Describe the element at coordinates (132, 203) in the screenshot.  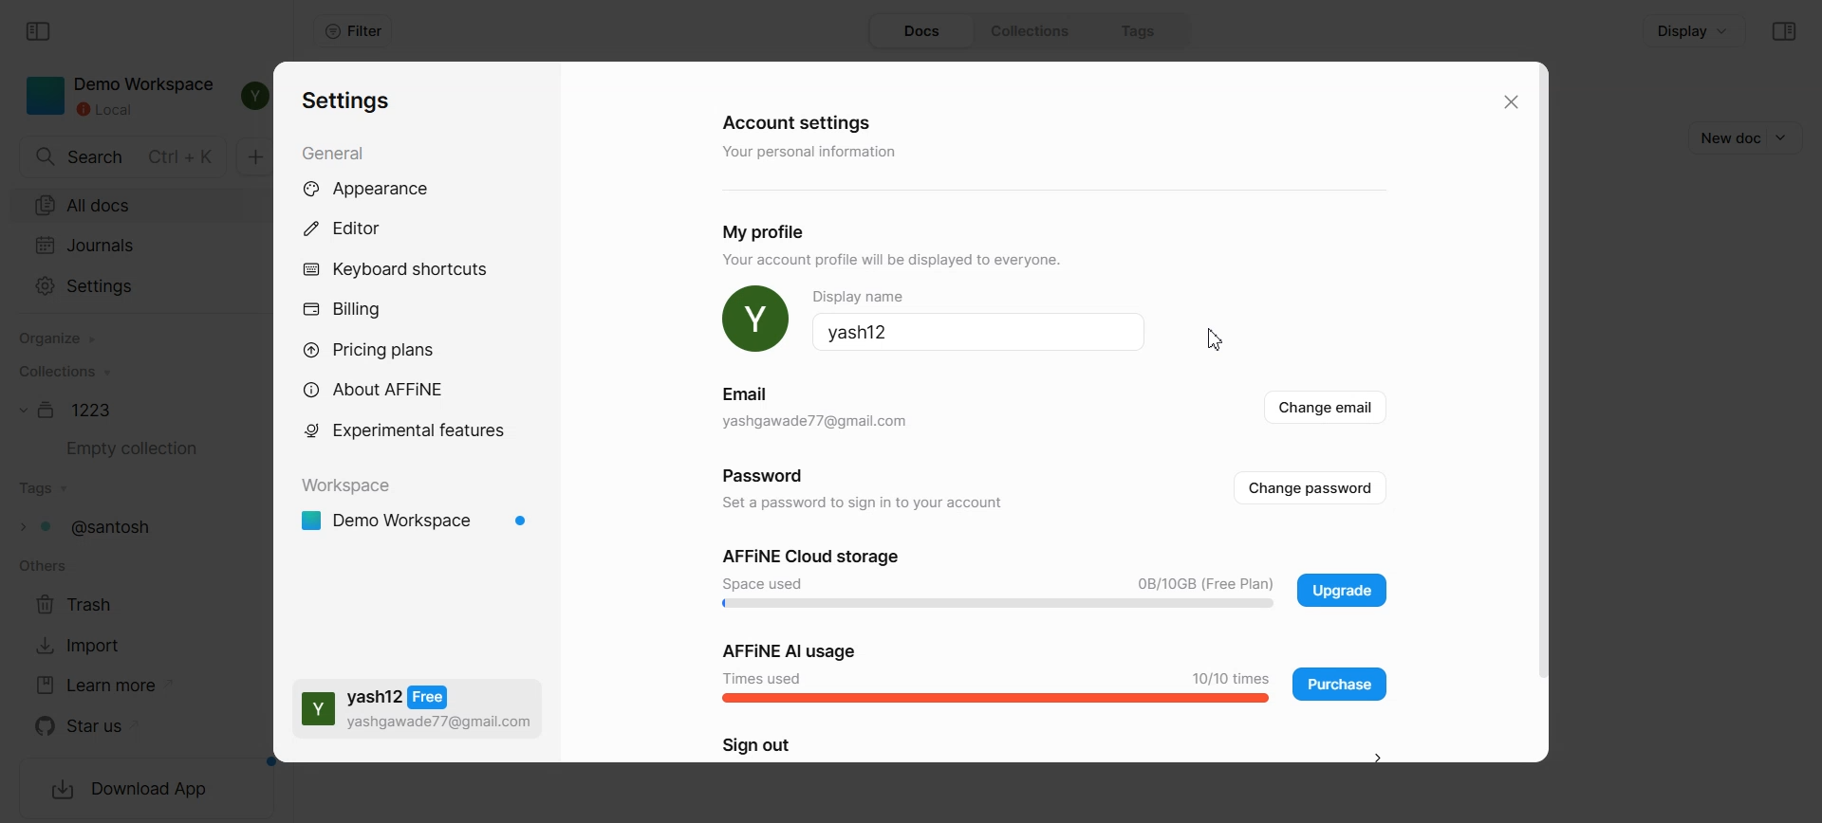
I see `All docs` at that location.